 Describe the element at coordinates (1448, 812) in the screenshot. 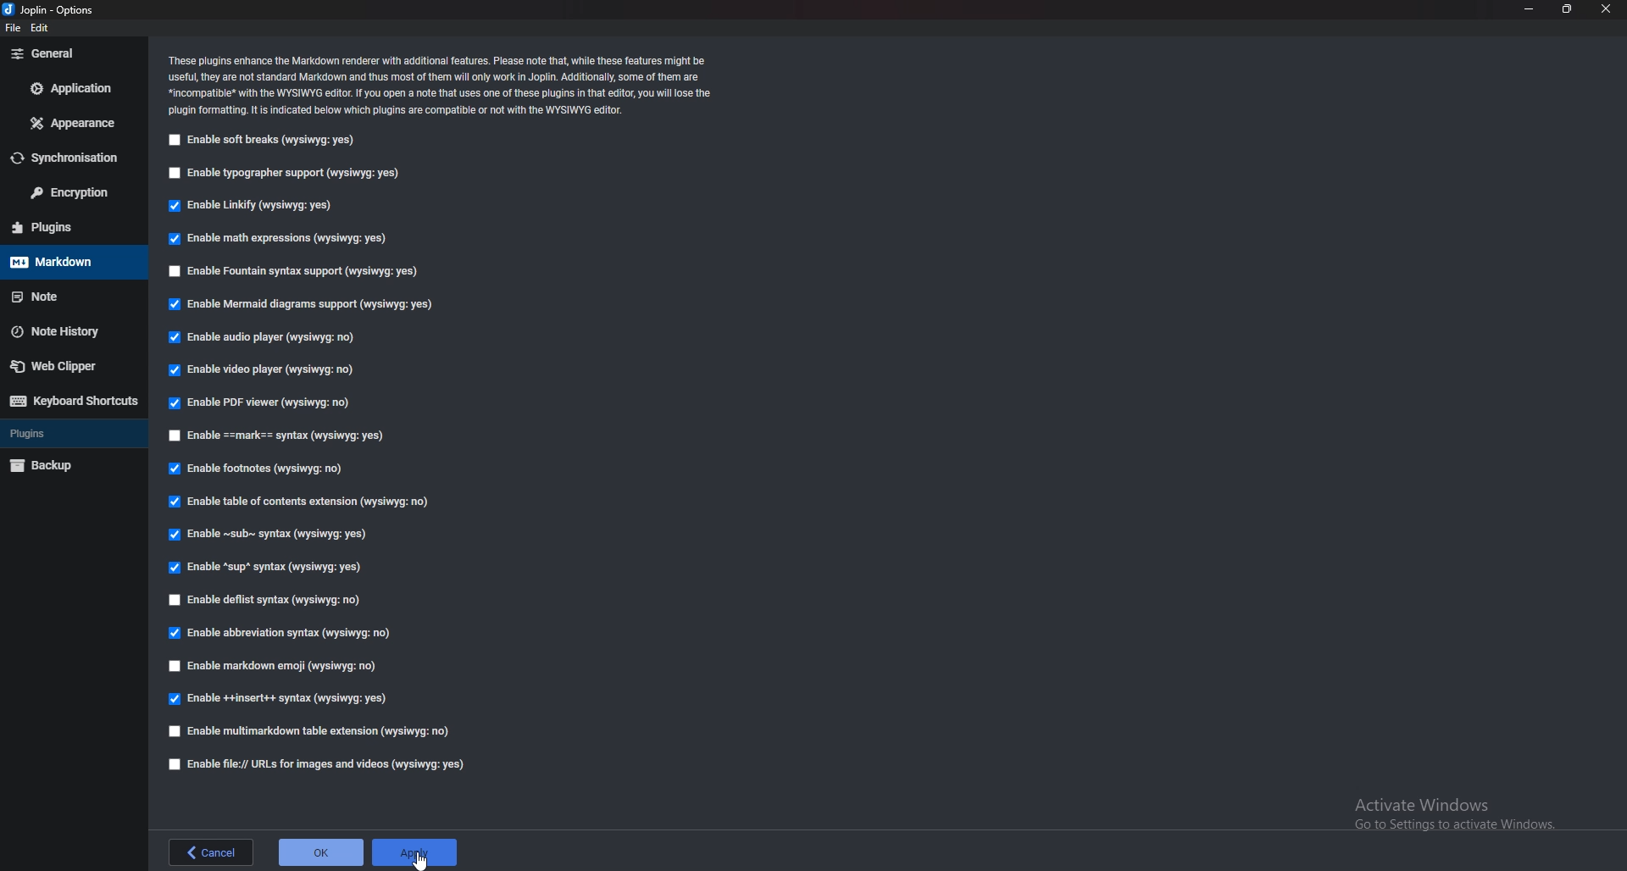

I see `Activate Windows
Go to Settings to activate Windows.` at that location.